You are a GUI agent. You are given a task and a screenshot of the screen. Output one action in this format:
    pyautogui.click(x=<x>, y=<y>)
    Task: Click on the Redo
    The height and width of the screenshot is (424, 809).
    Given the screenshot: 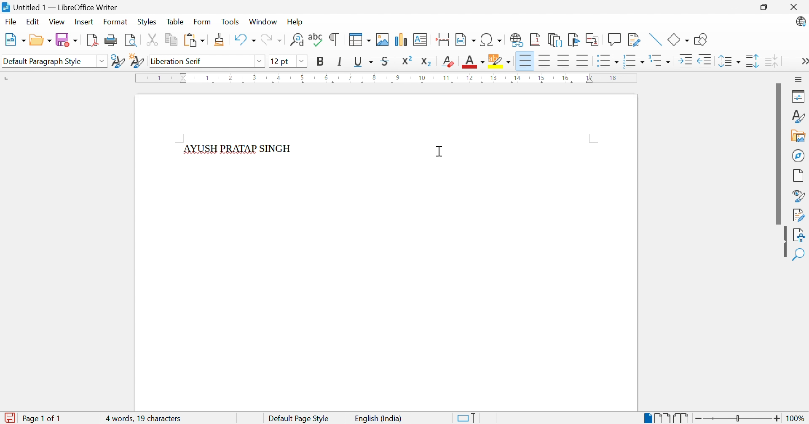 What is the action you would take?
    pyautogui.click(x=271, y=40)
    